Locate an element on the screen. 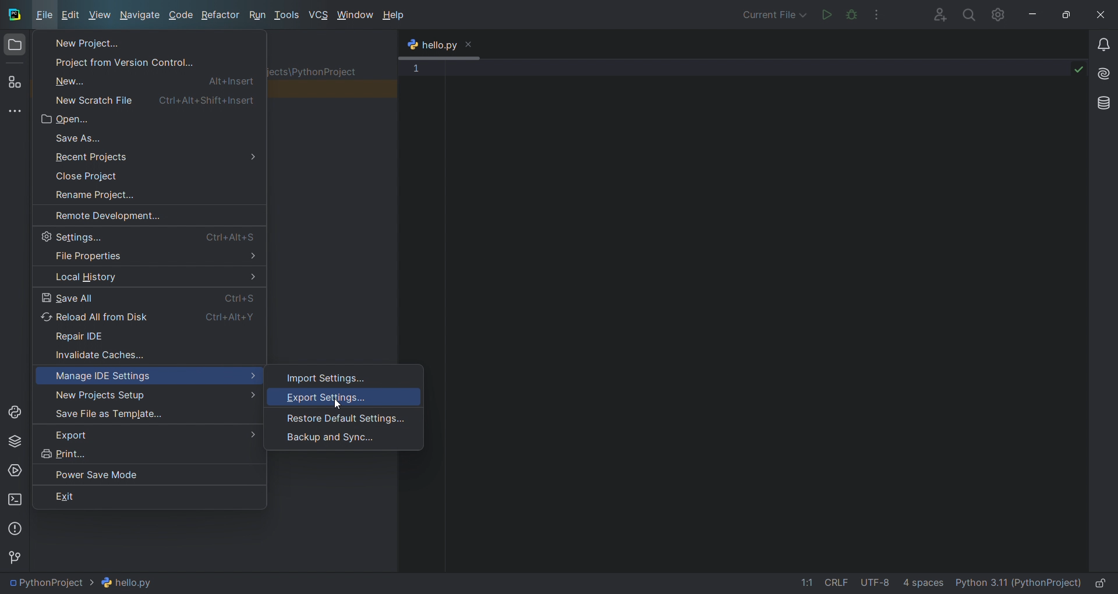  project from version control is located at coordinates (147, 62).